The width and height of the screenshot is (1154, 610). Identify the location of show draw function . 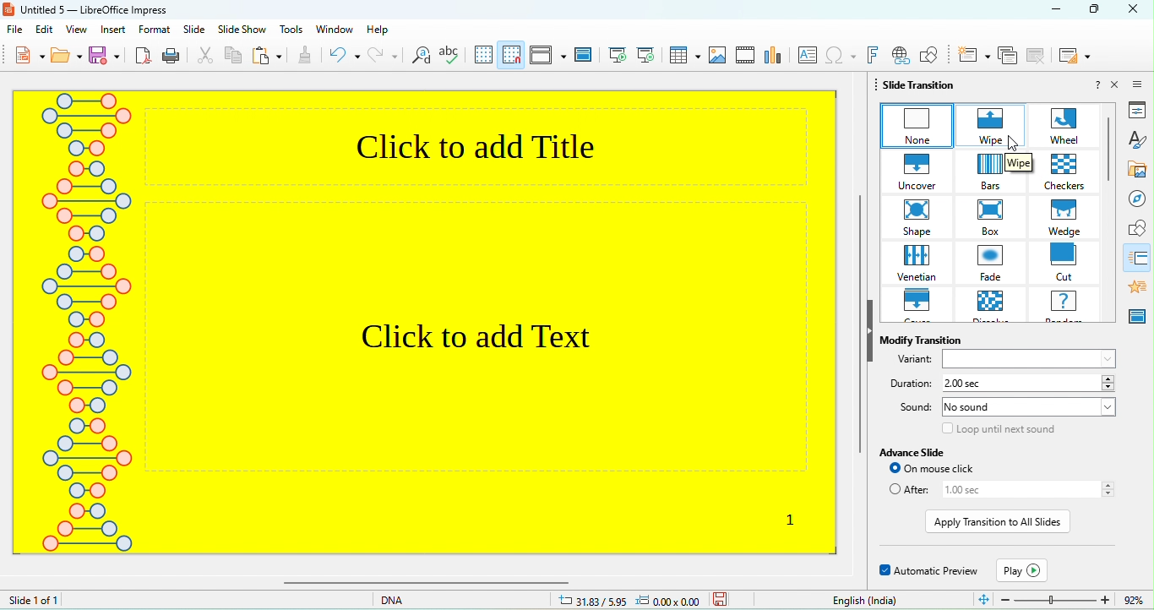
(932, 54).